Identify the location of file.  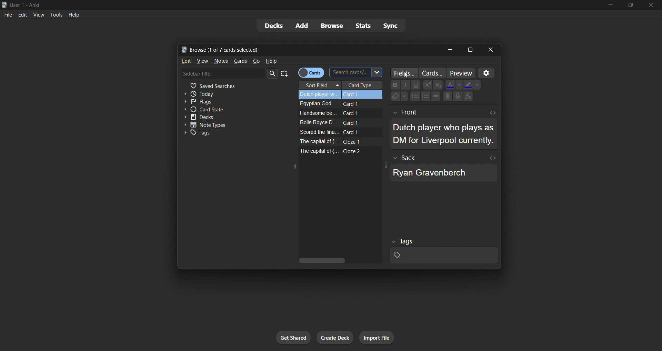
(8, 15).